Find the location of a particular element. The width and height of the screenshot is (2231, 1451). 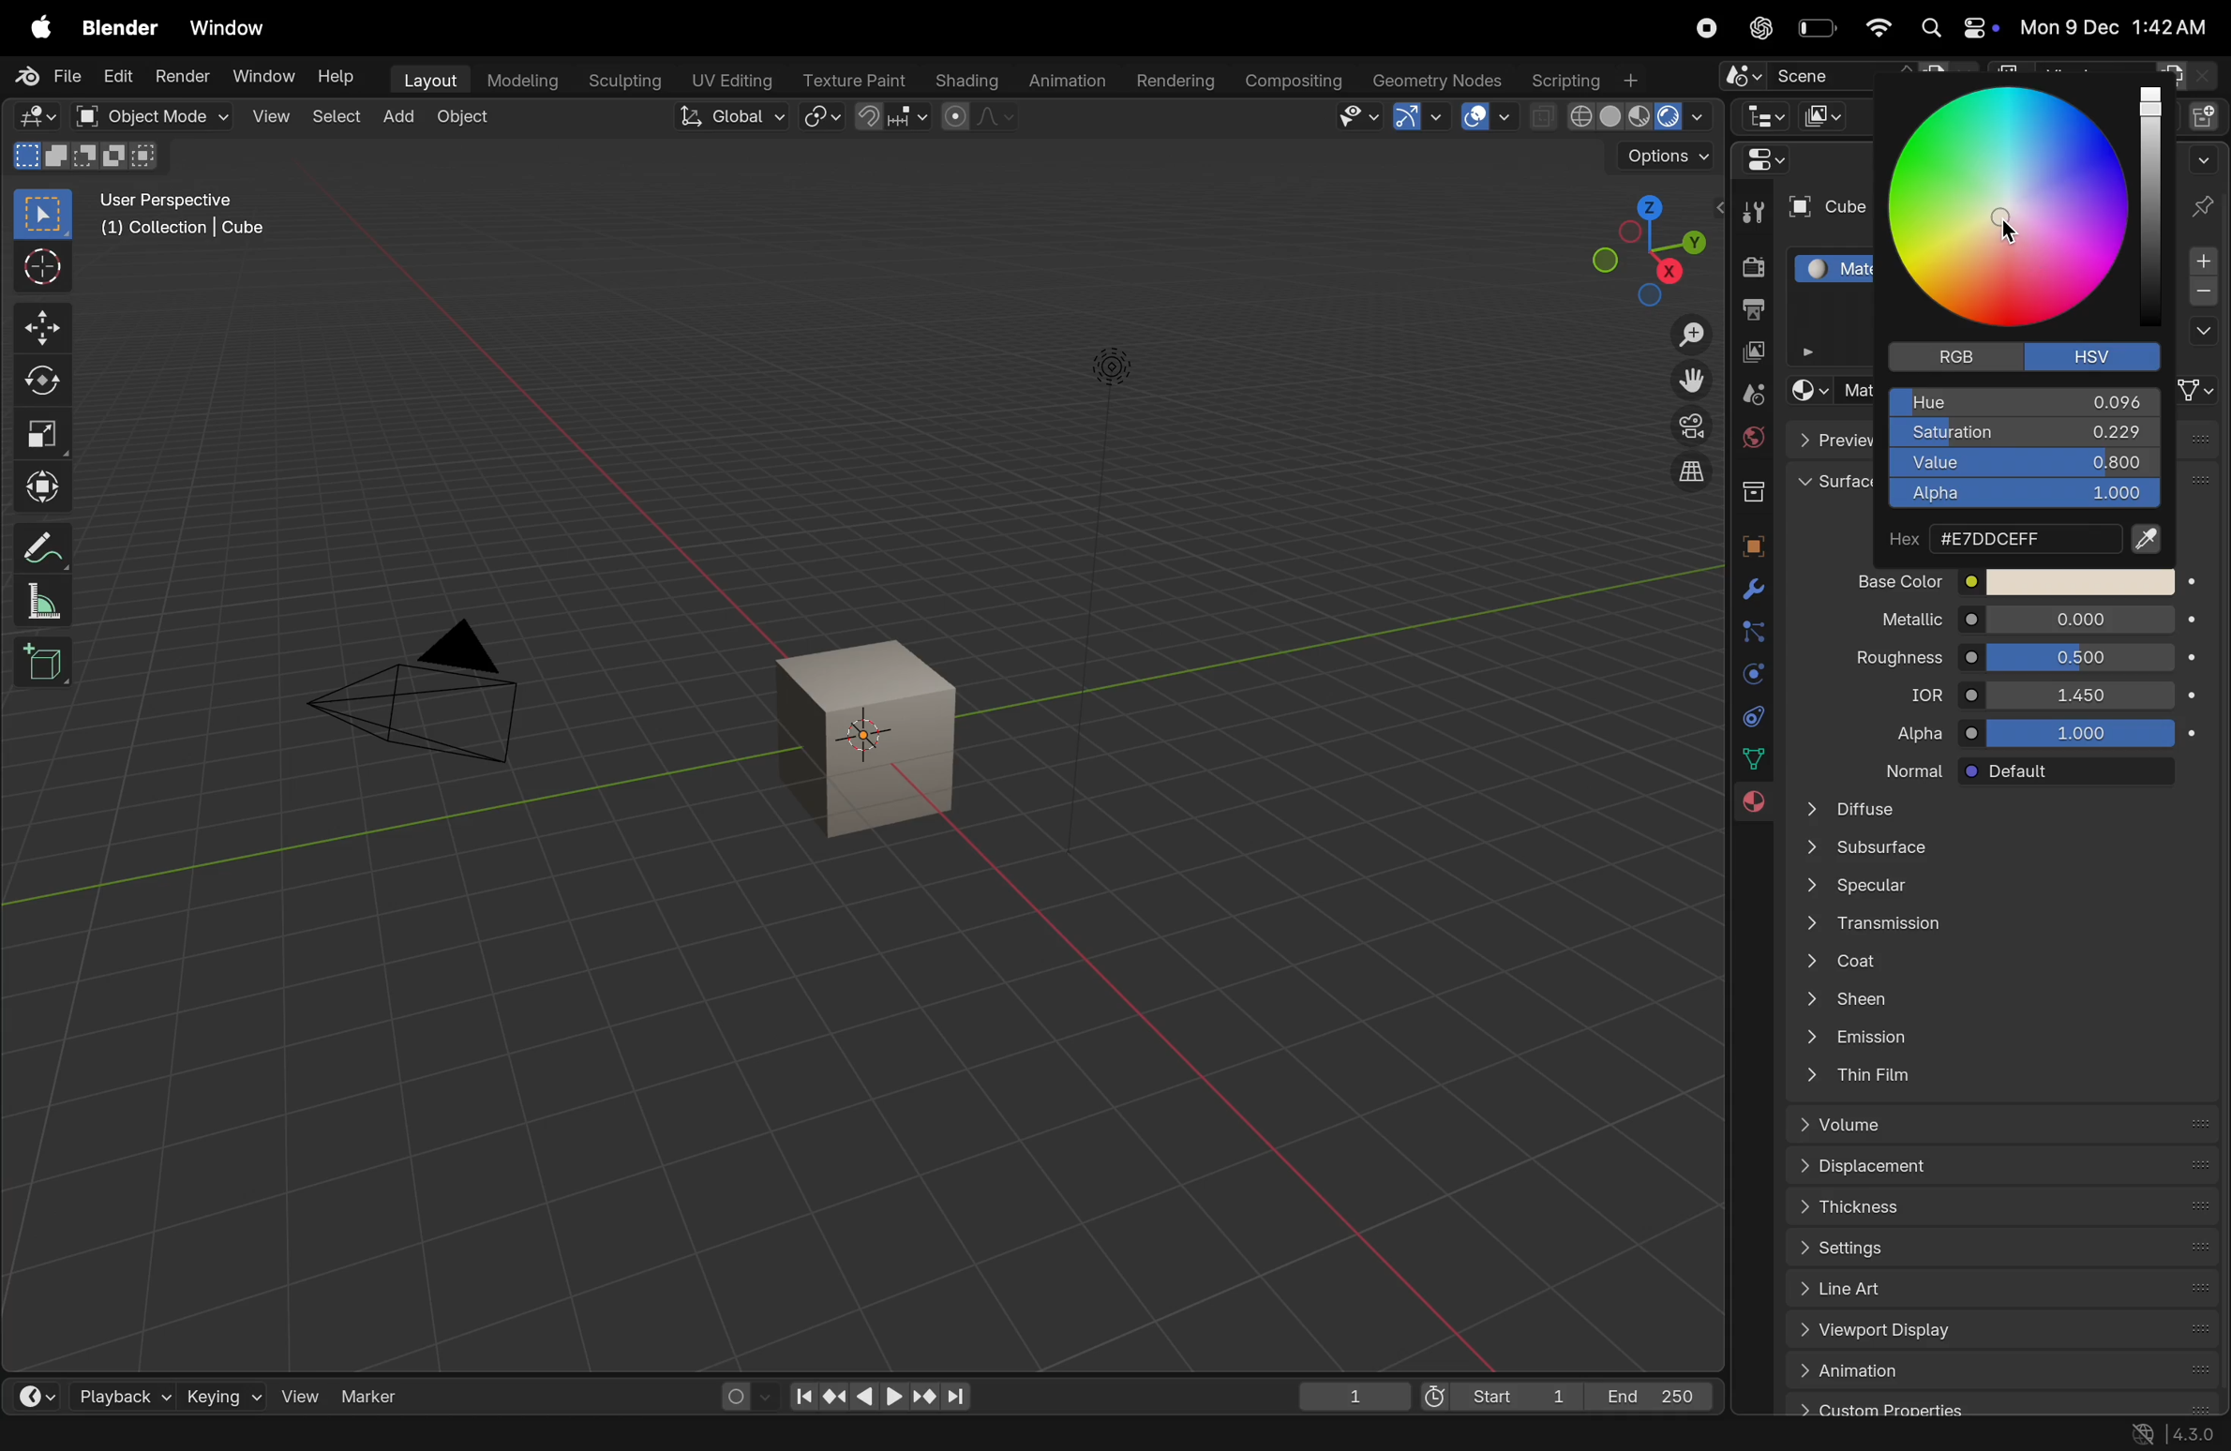

colection is located at coordinates (1750, 485).